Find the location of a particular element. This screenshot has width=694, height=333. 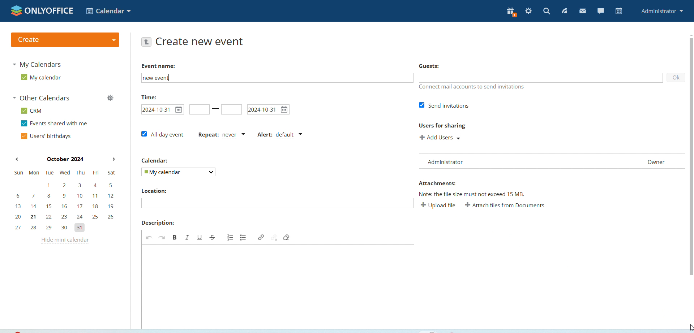

Note: the file size must not exceed 15 mb is located at coordinates (472, 194).